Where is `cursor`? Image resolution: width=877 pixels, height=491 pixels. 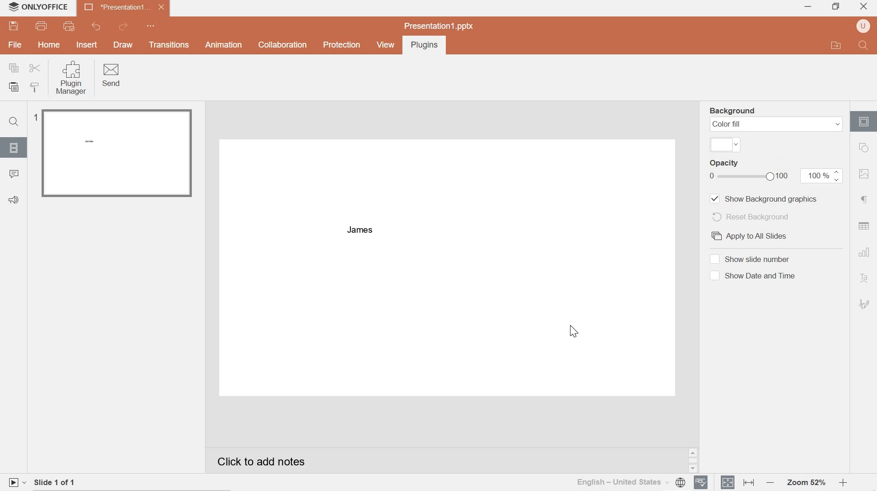
cursor is located at coordinates (575, 333).